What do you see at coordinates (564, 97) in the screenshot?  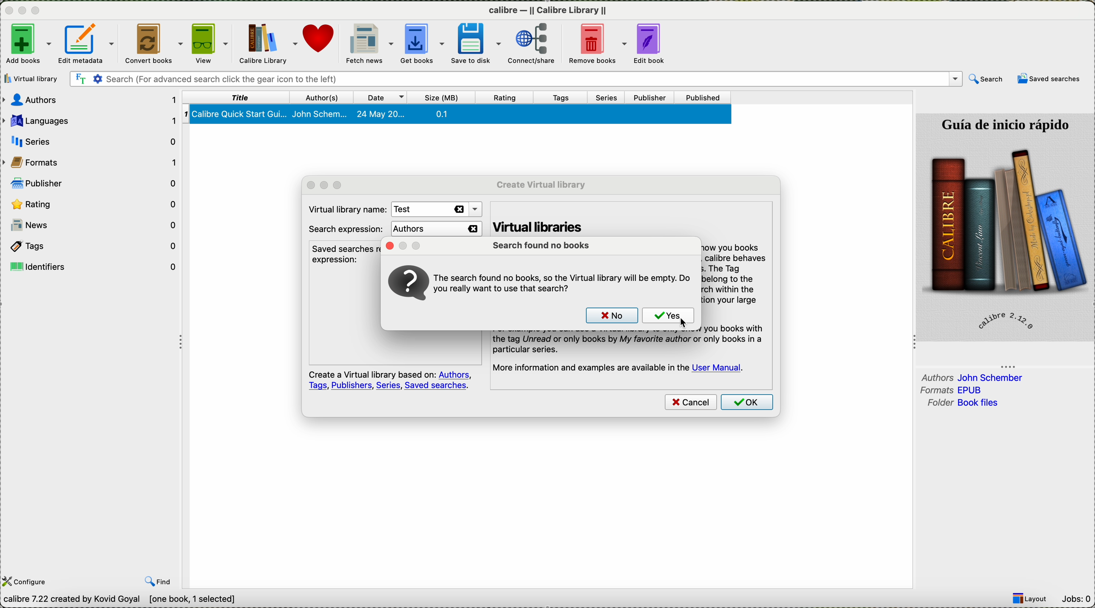 I see `tags` at bounding box center [564, 97].